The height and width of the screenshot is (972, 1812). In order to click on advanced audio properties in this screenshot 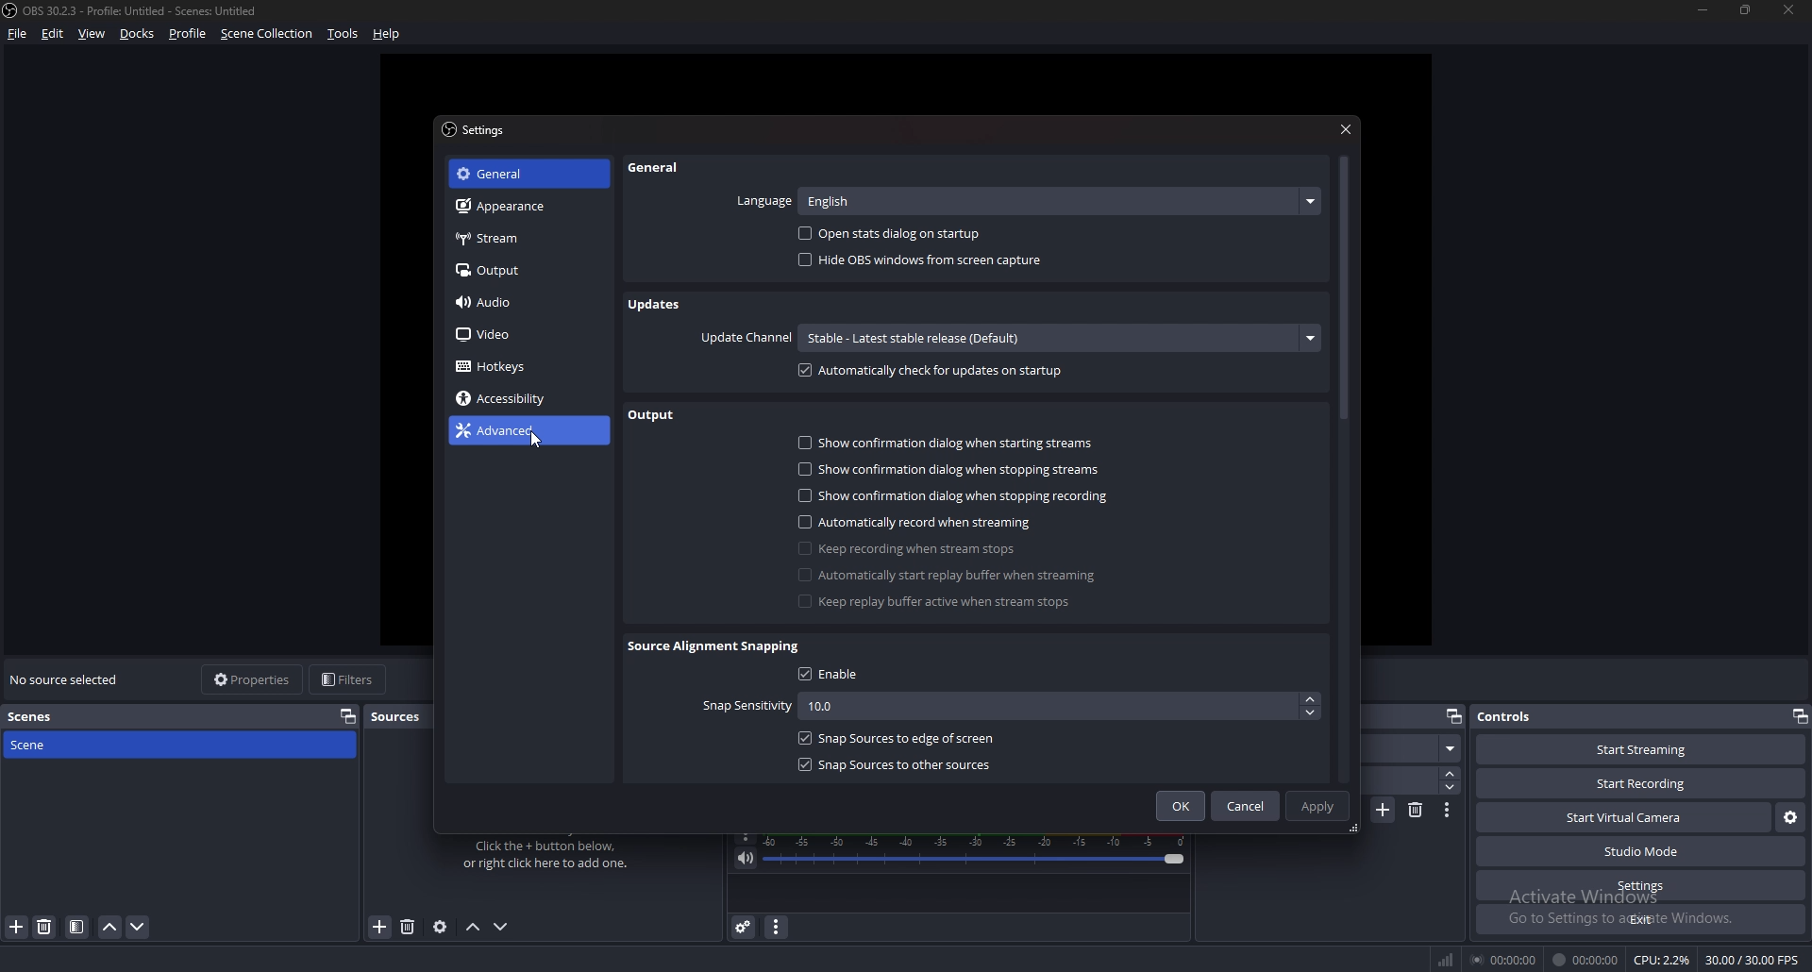, I will do `click(746, 927)`.